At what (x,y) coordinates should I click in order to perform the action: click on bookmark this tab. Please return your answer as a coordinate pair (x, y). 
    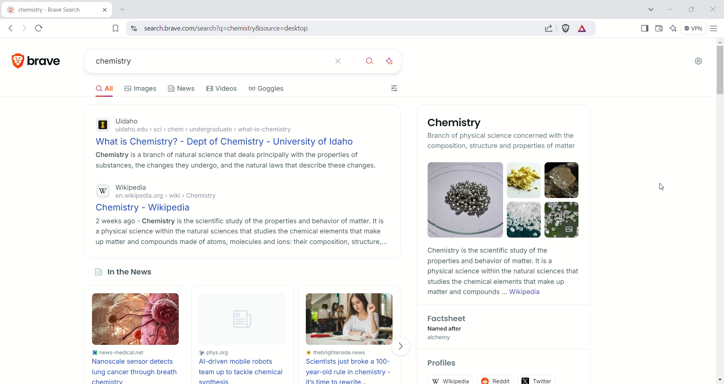
    Looking at the image, I should click on (116, 28).